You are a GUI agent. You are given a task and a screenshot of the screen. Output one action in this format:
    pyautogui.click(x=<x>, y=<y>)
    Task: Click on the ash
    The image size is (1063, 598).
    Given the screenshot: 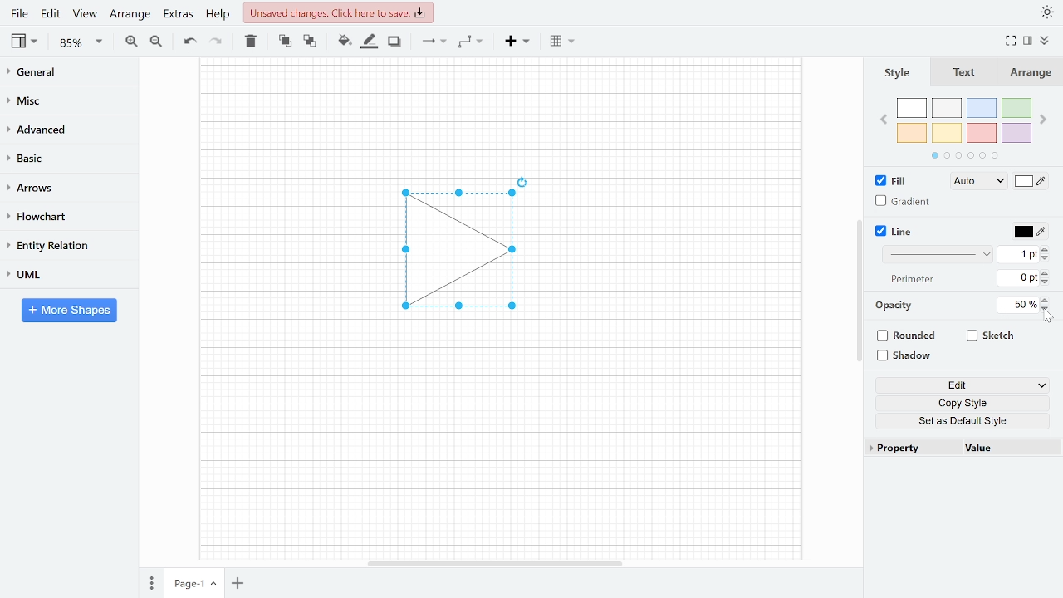 What is the action you would take?
    pyautogui.click(x=948, y=109)
    